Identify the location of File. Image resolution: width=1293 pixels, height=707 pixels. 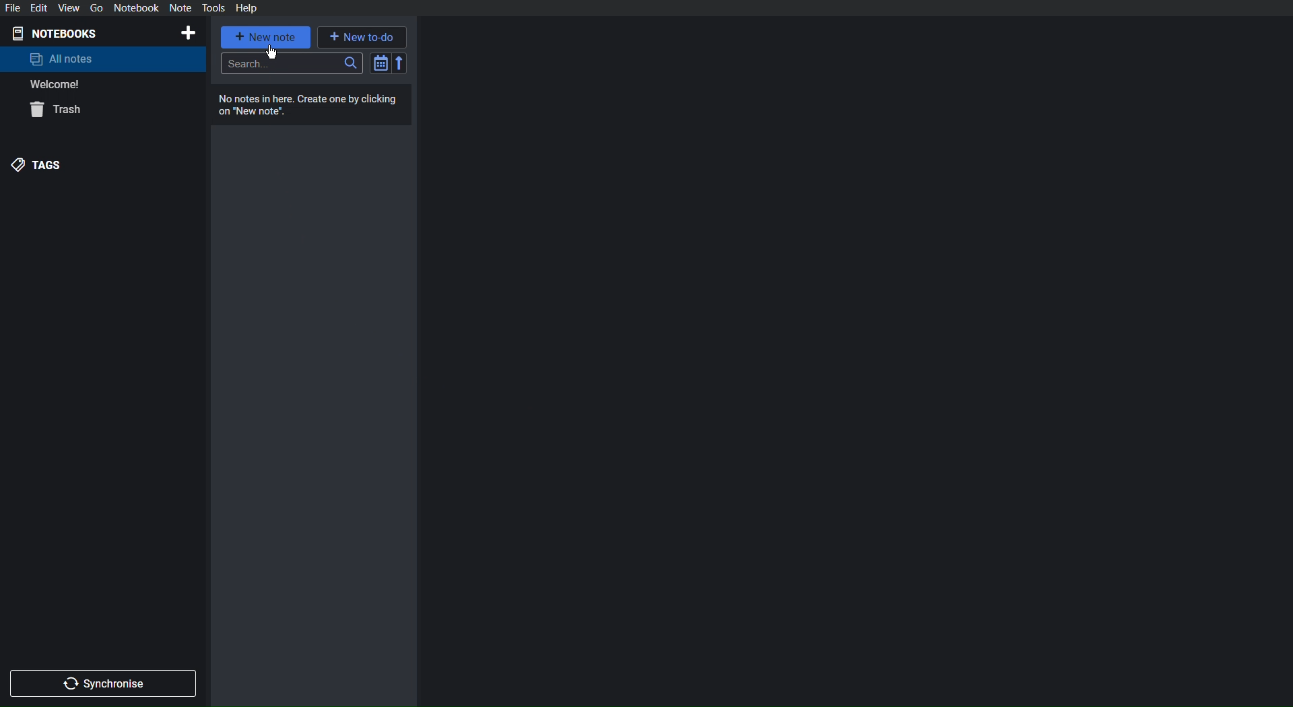
(15, 7).